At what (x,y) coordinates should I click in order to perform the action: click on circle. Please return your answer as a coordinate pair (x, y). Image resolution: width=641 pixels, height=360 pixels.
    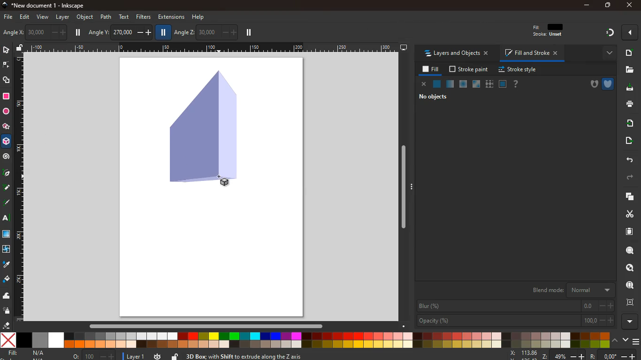
    Looking at the image, I should click on (6, 111).